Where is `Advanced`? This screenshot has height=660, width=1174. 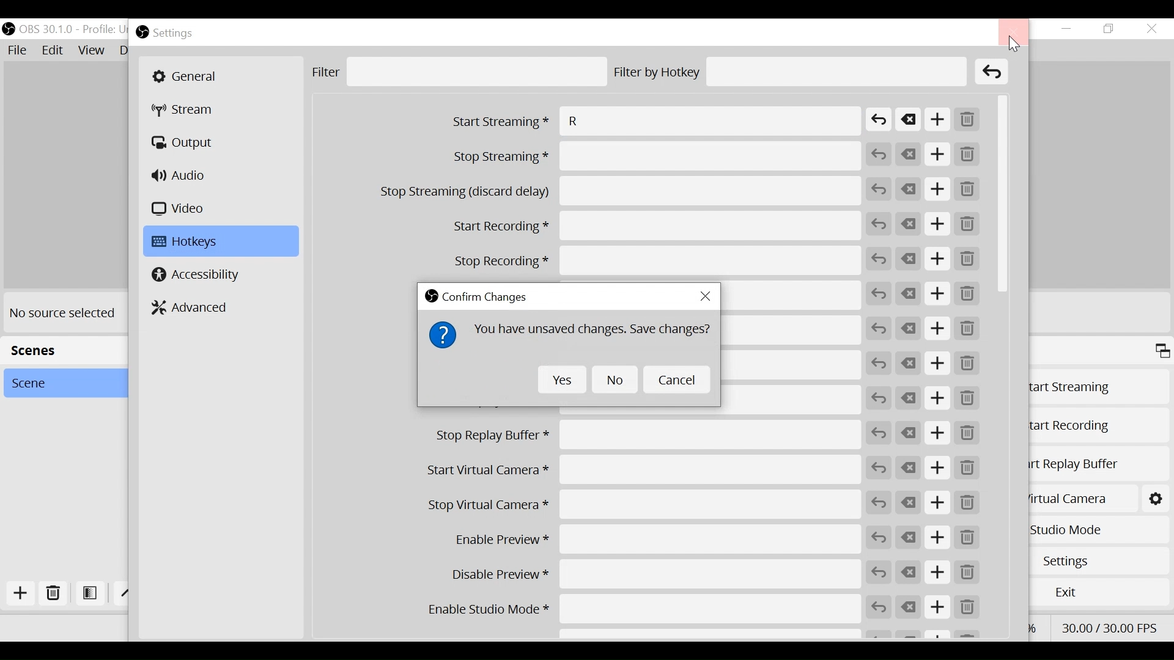
Advanced is located at coordinates (195, 306).